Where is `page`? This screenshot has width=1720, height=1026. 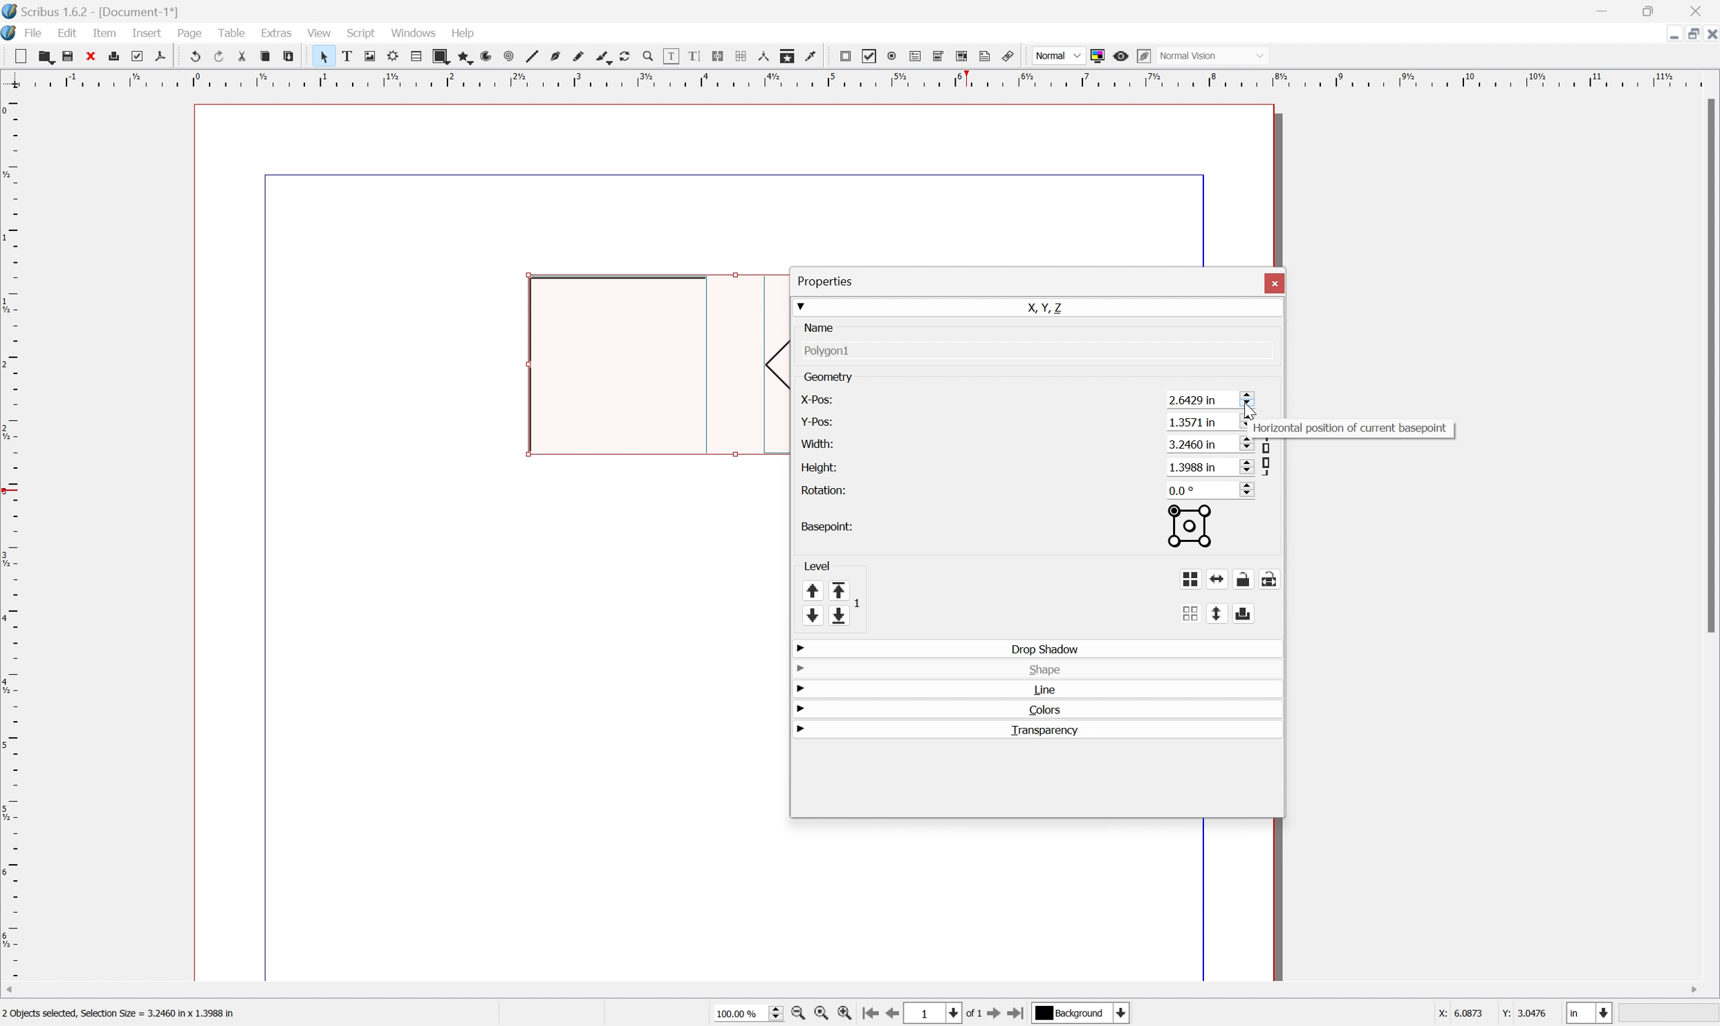
page is located at coordinates (192, 33).